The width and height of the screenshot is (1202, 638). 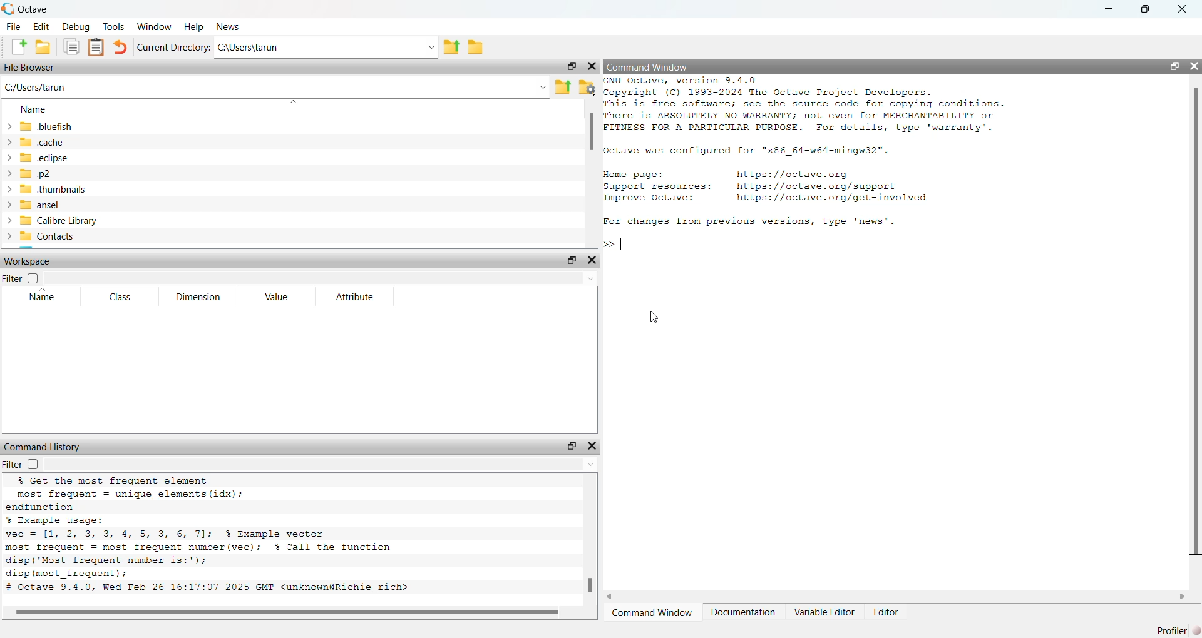 What do you see at coordinates (77, 26) in the screenshot?
I see `Debug` at bounding box center [77, 26].